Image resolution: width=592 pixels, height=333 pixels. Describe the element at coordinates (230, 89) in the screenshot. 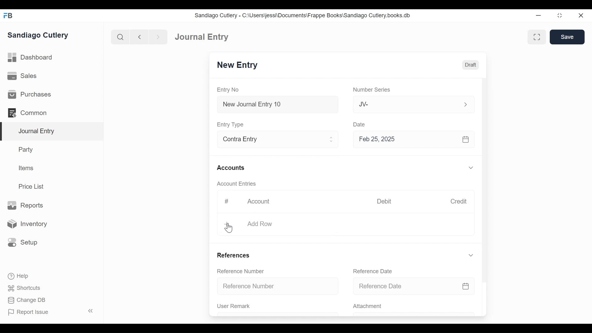

I see `Entry No` at that location.